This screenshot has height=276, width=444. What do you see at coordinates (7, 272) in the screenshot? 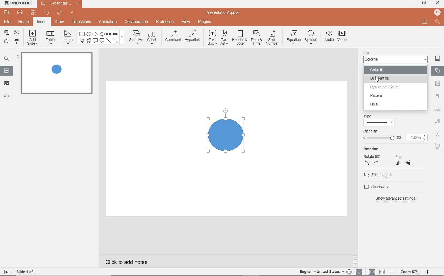
I see `start slideshow` at bounding box center [7, 272].